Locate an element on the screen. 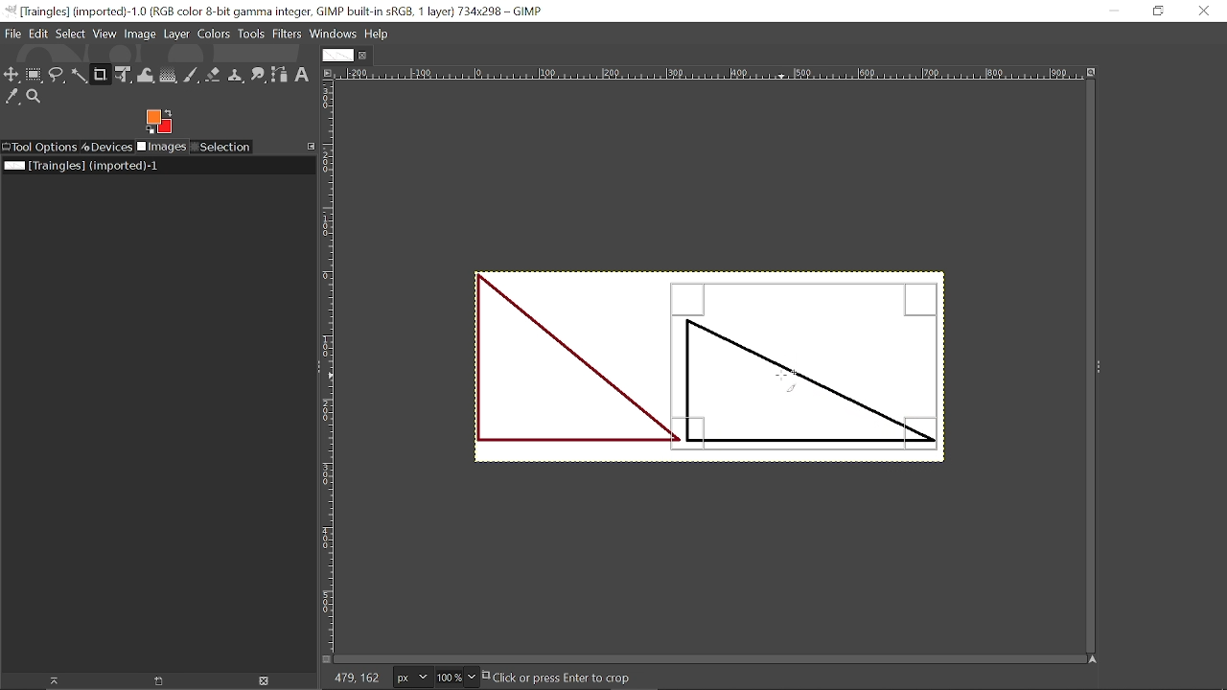 This screenshot has height=690, width=1227. Paintbrush tool is located at coordinates (191, 76).